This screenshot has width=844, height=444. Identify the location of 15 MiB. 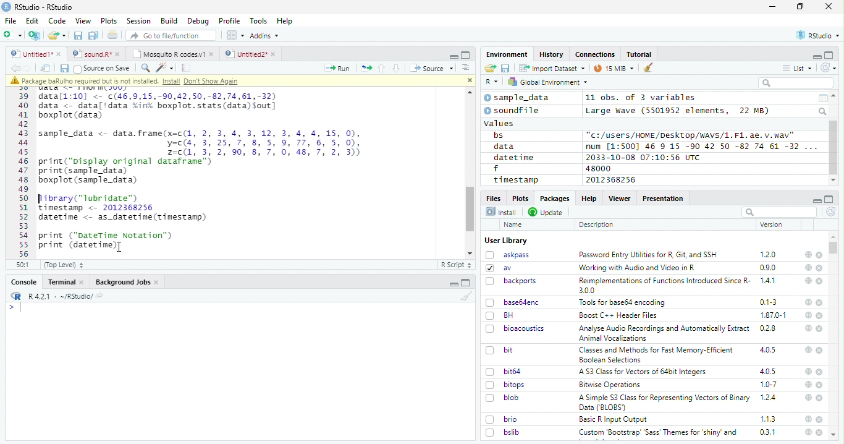
(614, 68).